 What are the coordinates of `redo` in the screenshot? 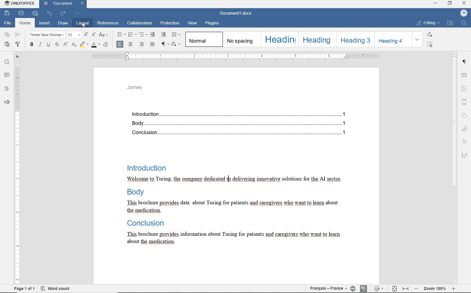 It's located at (63, 13).